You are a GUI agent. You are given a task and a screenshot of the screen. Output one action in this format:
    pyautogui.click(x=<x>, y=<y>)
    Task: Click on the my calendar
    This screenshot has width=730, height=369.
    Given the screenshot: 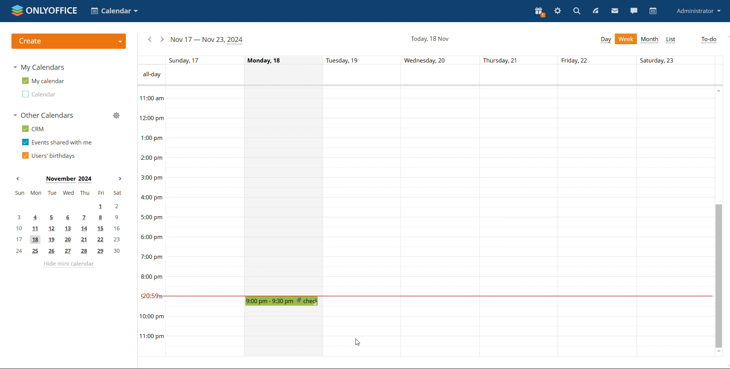 What is the action you would take?
    pyautogui.click(x=43, y=81)
    